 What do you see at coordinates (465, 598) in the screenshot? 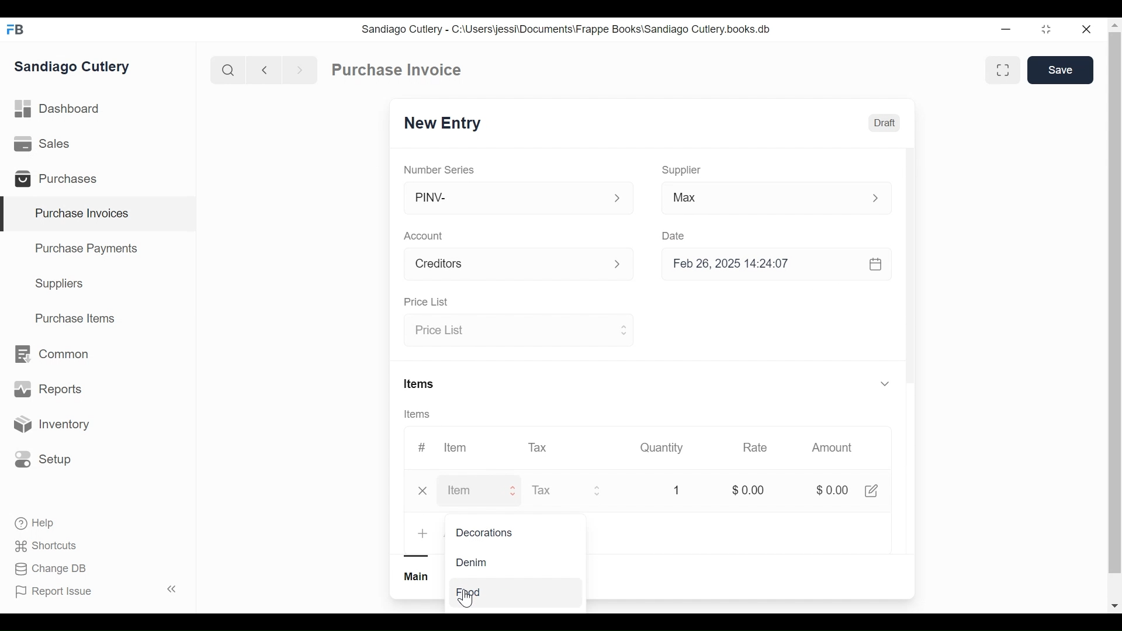
I see `cursor` at bounding box center [465, 598].